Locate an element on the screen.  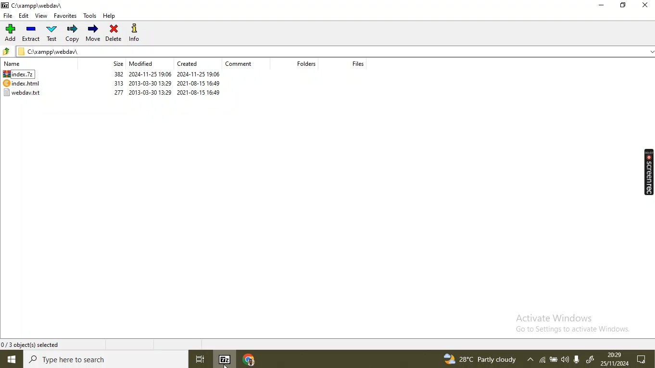
favorites is located at coordinates (66, 15).